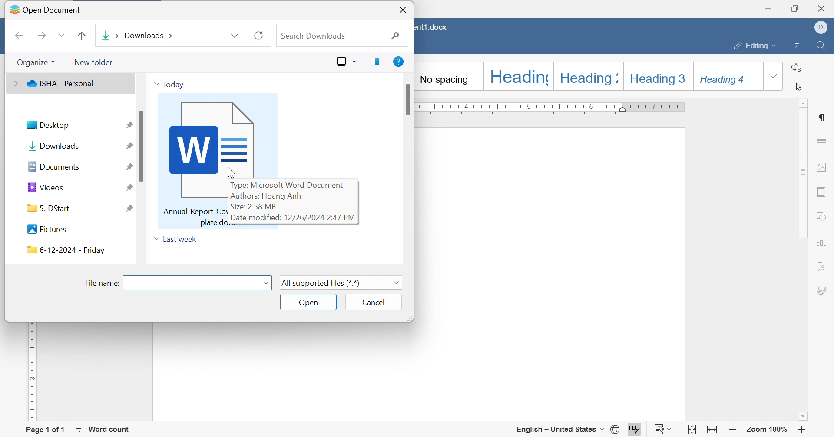  Describe the element at coordinates (343, 282) in the screenshot. I see `file extension` at that location.